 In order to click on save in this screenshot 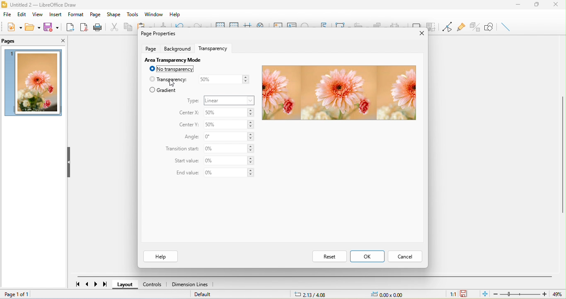, I will do `click(51, 27)`.